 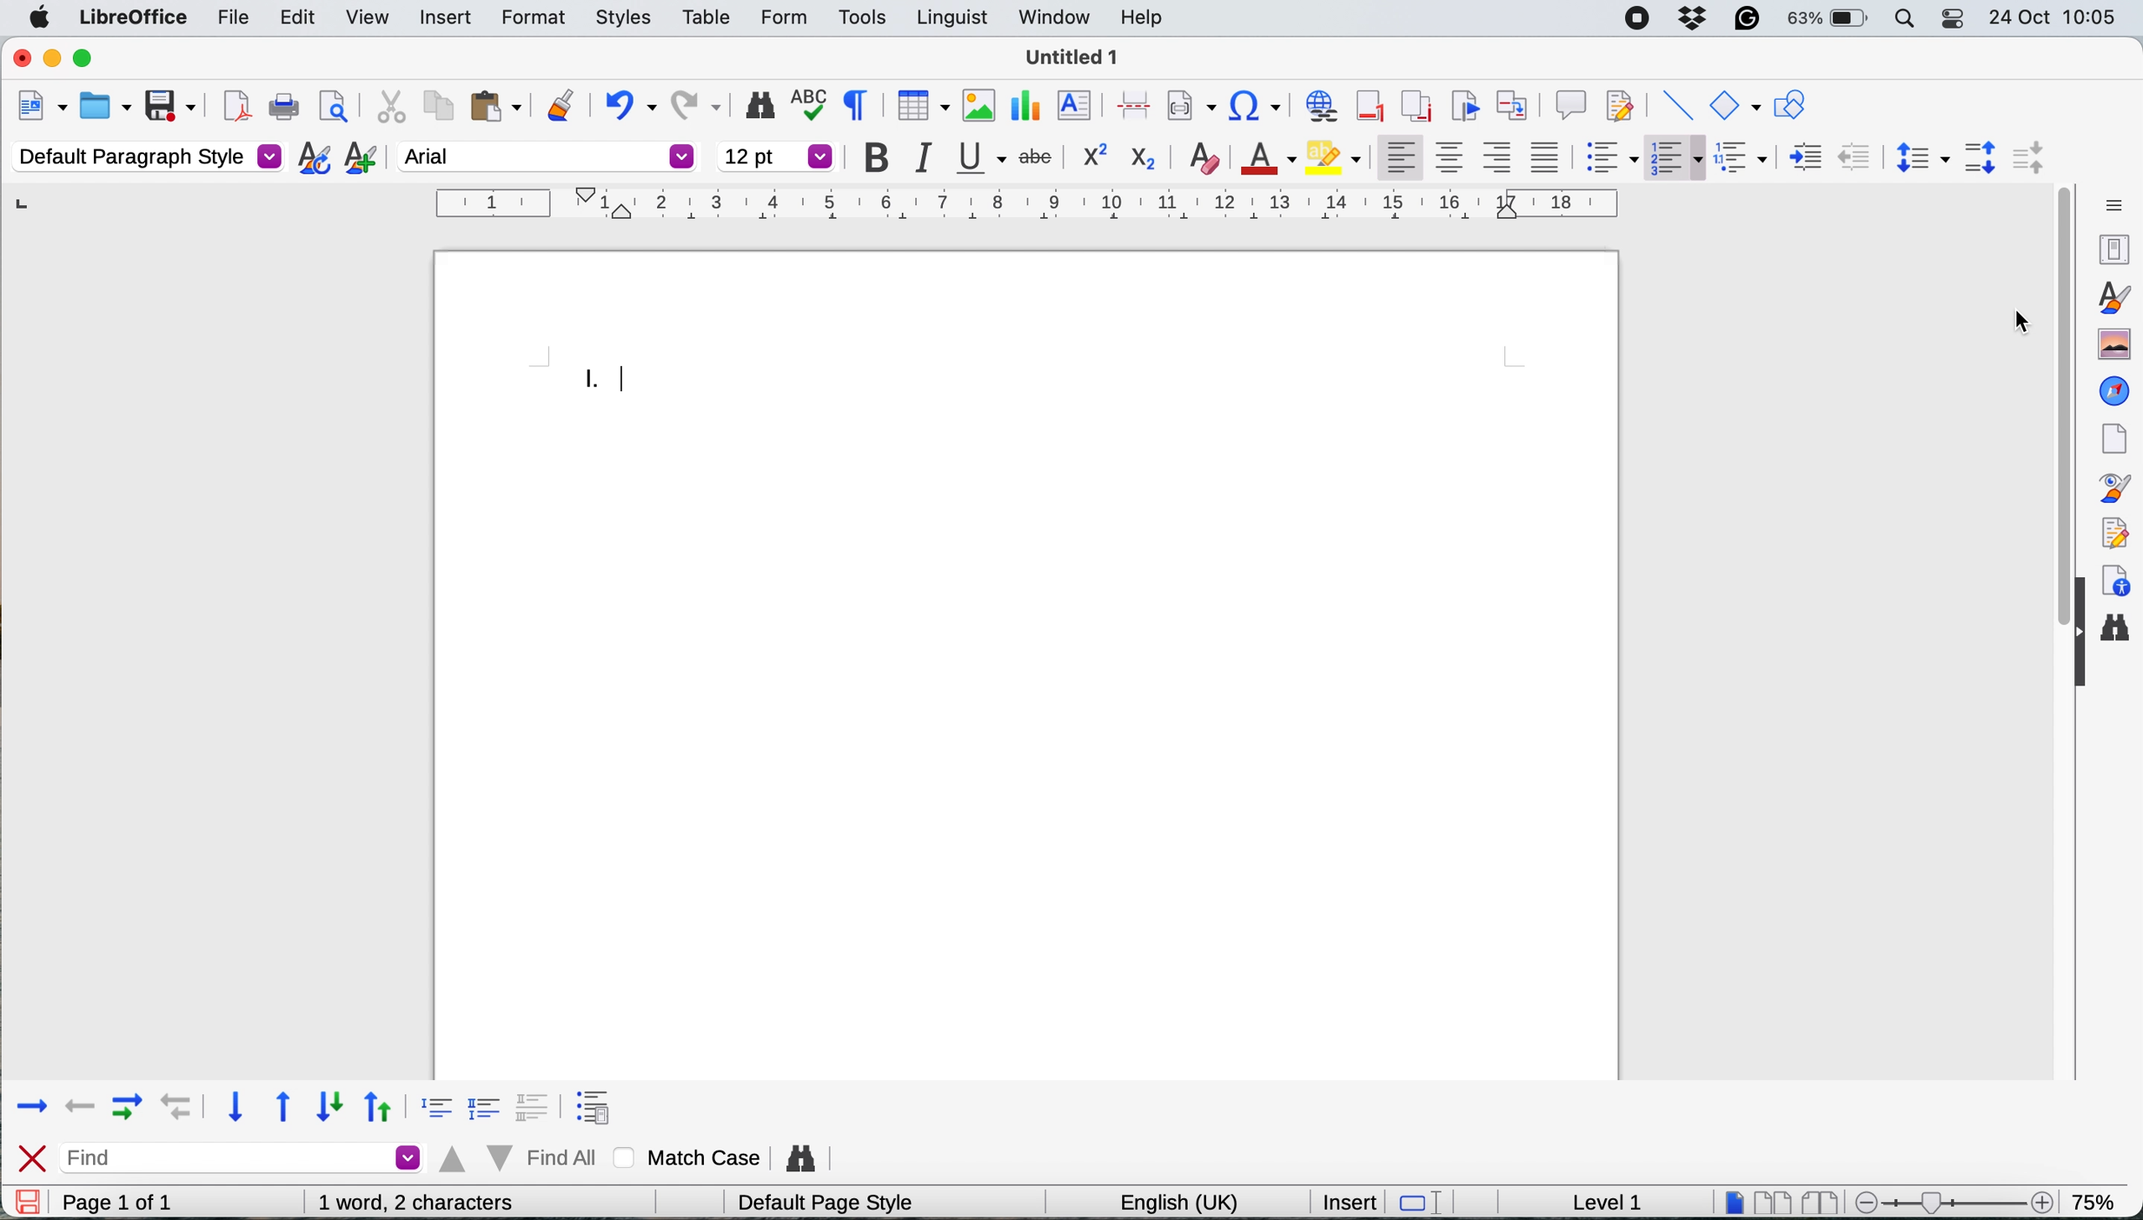 What do you see at coordinates (1029, 208) in the screenshot?
I see `horizontal scale` at bounding box center [1029, 208].